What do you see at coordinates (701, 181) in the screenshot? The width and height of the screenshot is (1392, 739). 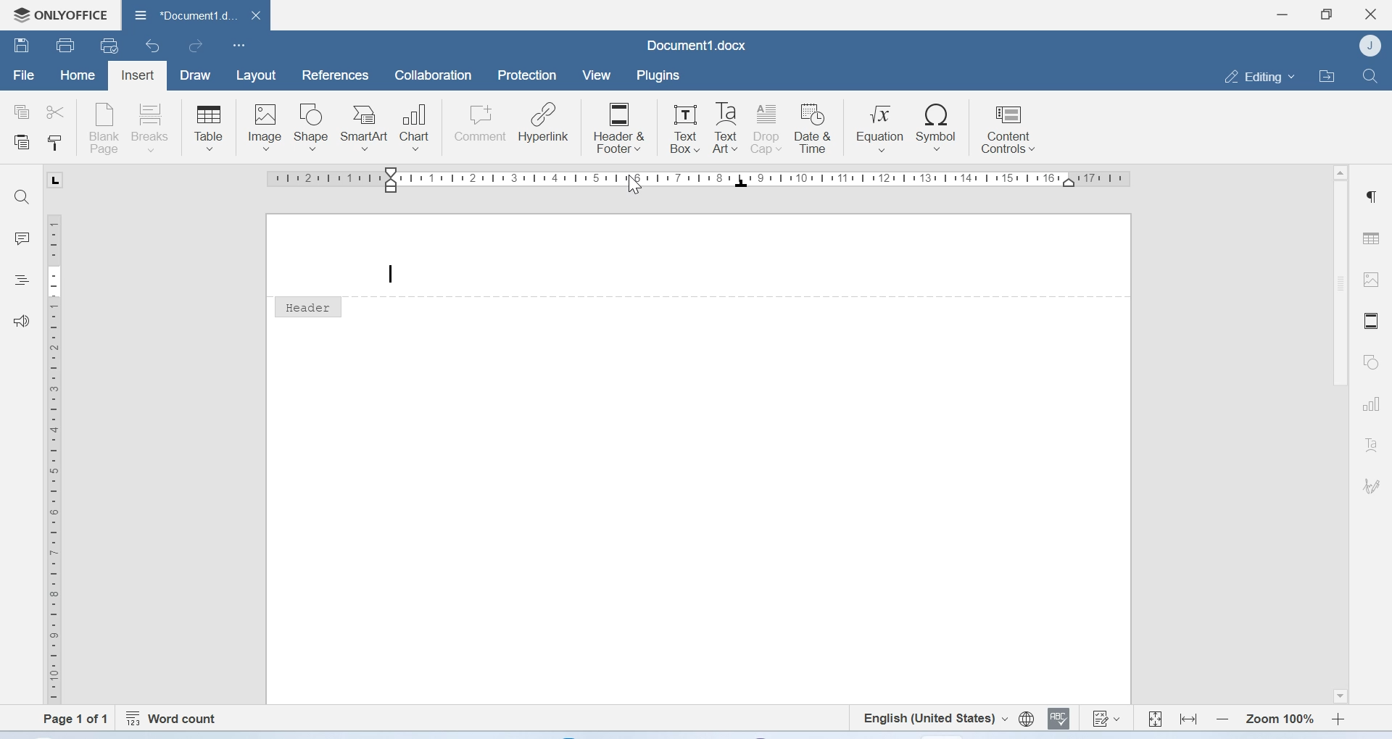 I see `Scale` at bounding box center [701, 181].